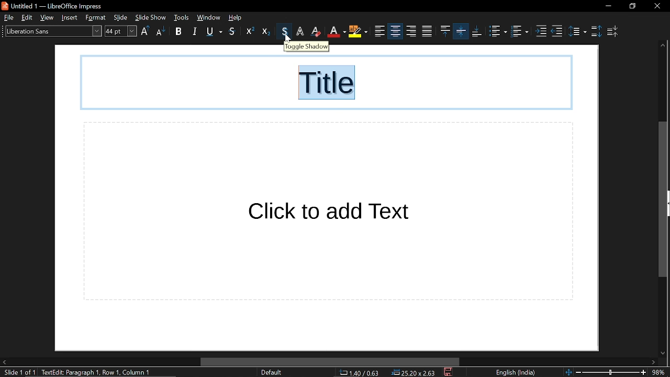  Describe the element at coordinates (54, 5) in the screenshot. I see `untitled 1 - libreoffice impress` at that location.